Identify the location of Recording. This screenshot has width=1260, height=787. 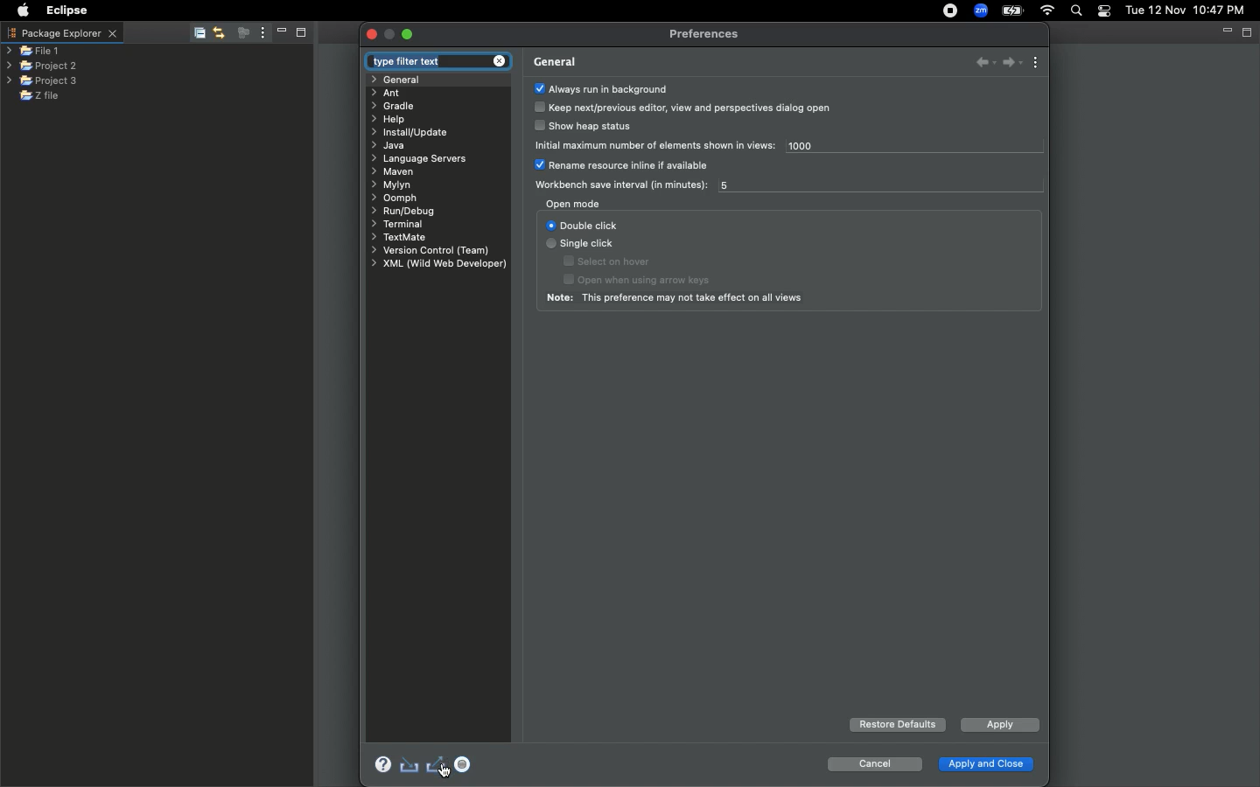
(952, 12).